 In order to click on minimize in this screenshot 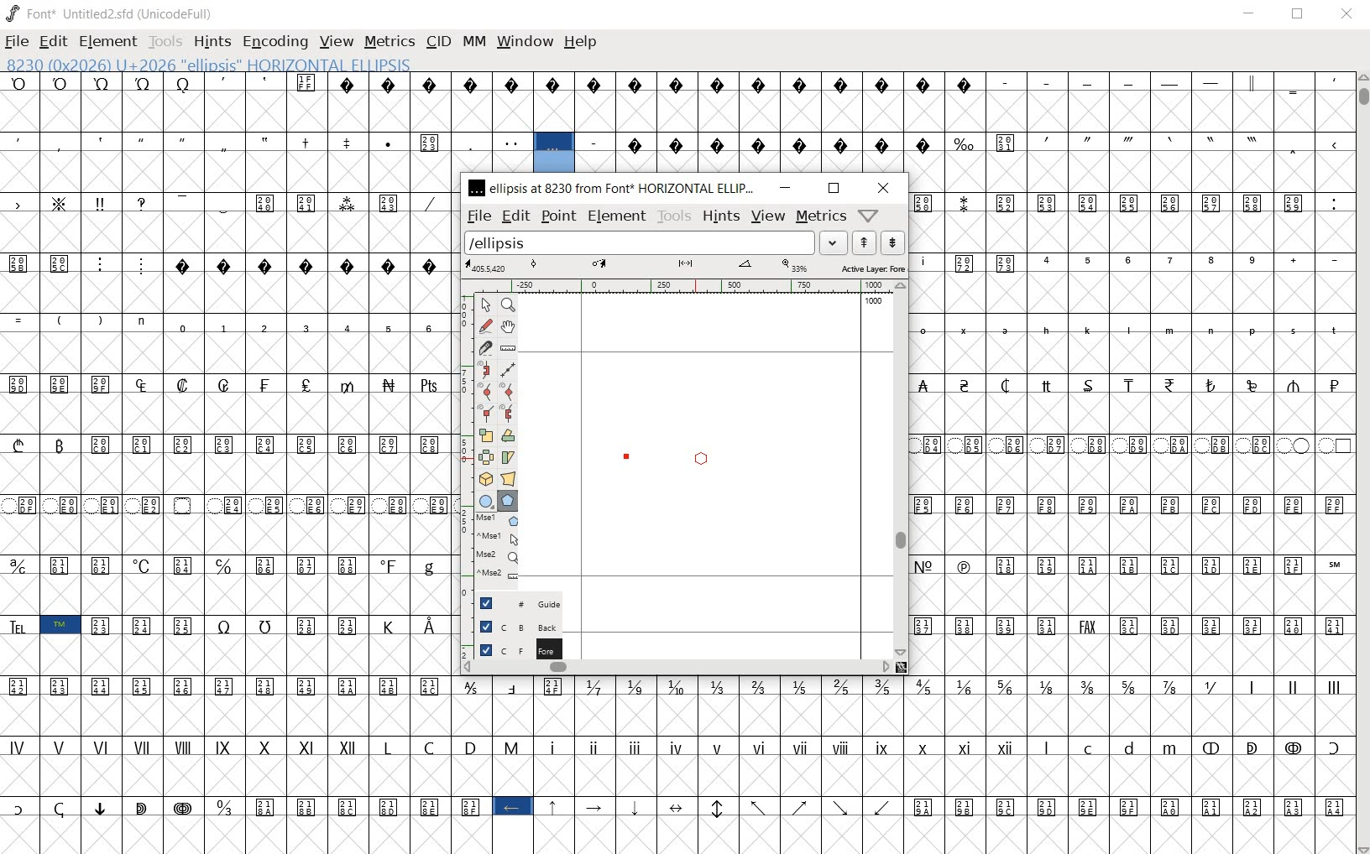, I will do `click(785, 187)`.